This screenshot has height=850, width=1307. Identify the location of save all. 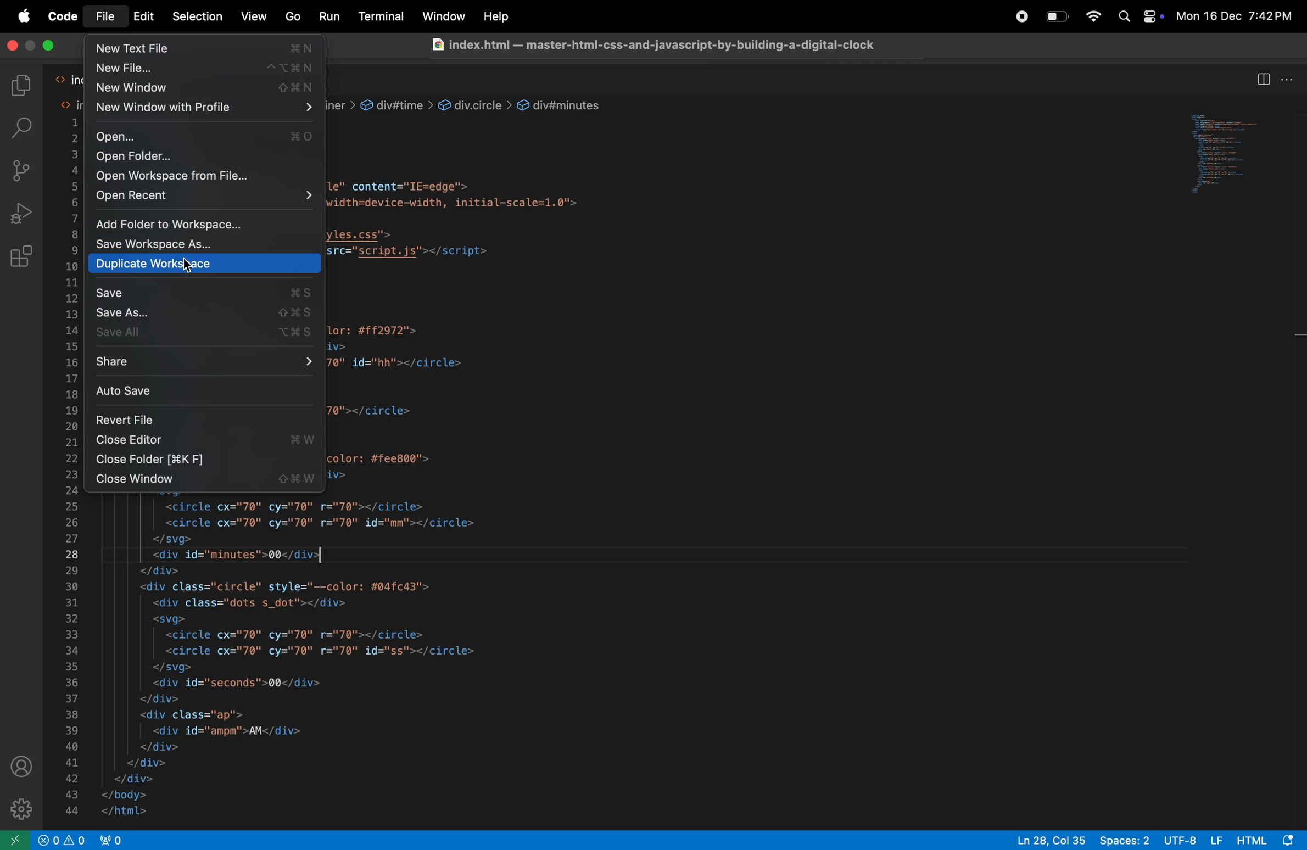
(204, 333).